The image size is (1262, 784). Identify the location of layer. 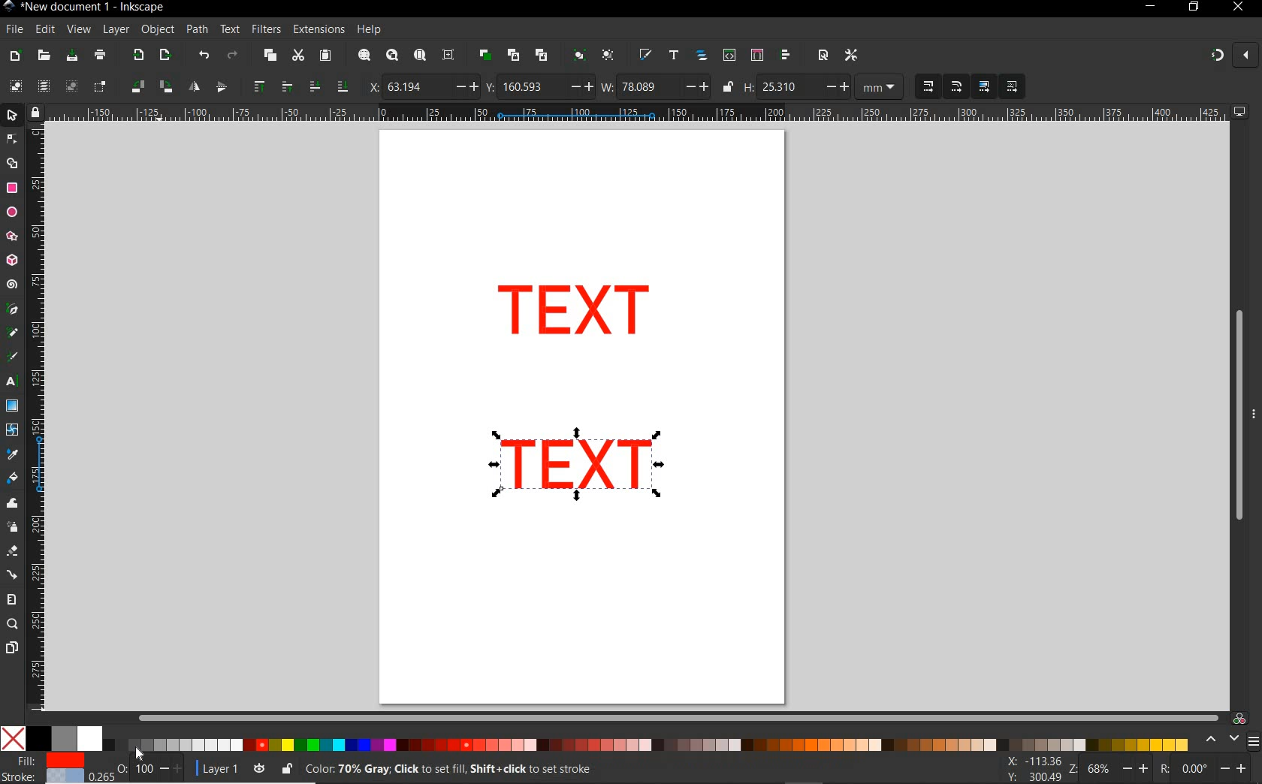
(116, 30).